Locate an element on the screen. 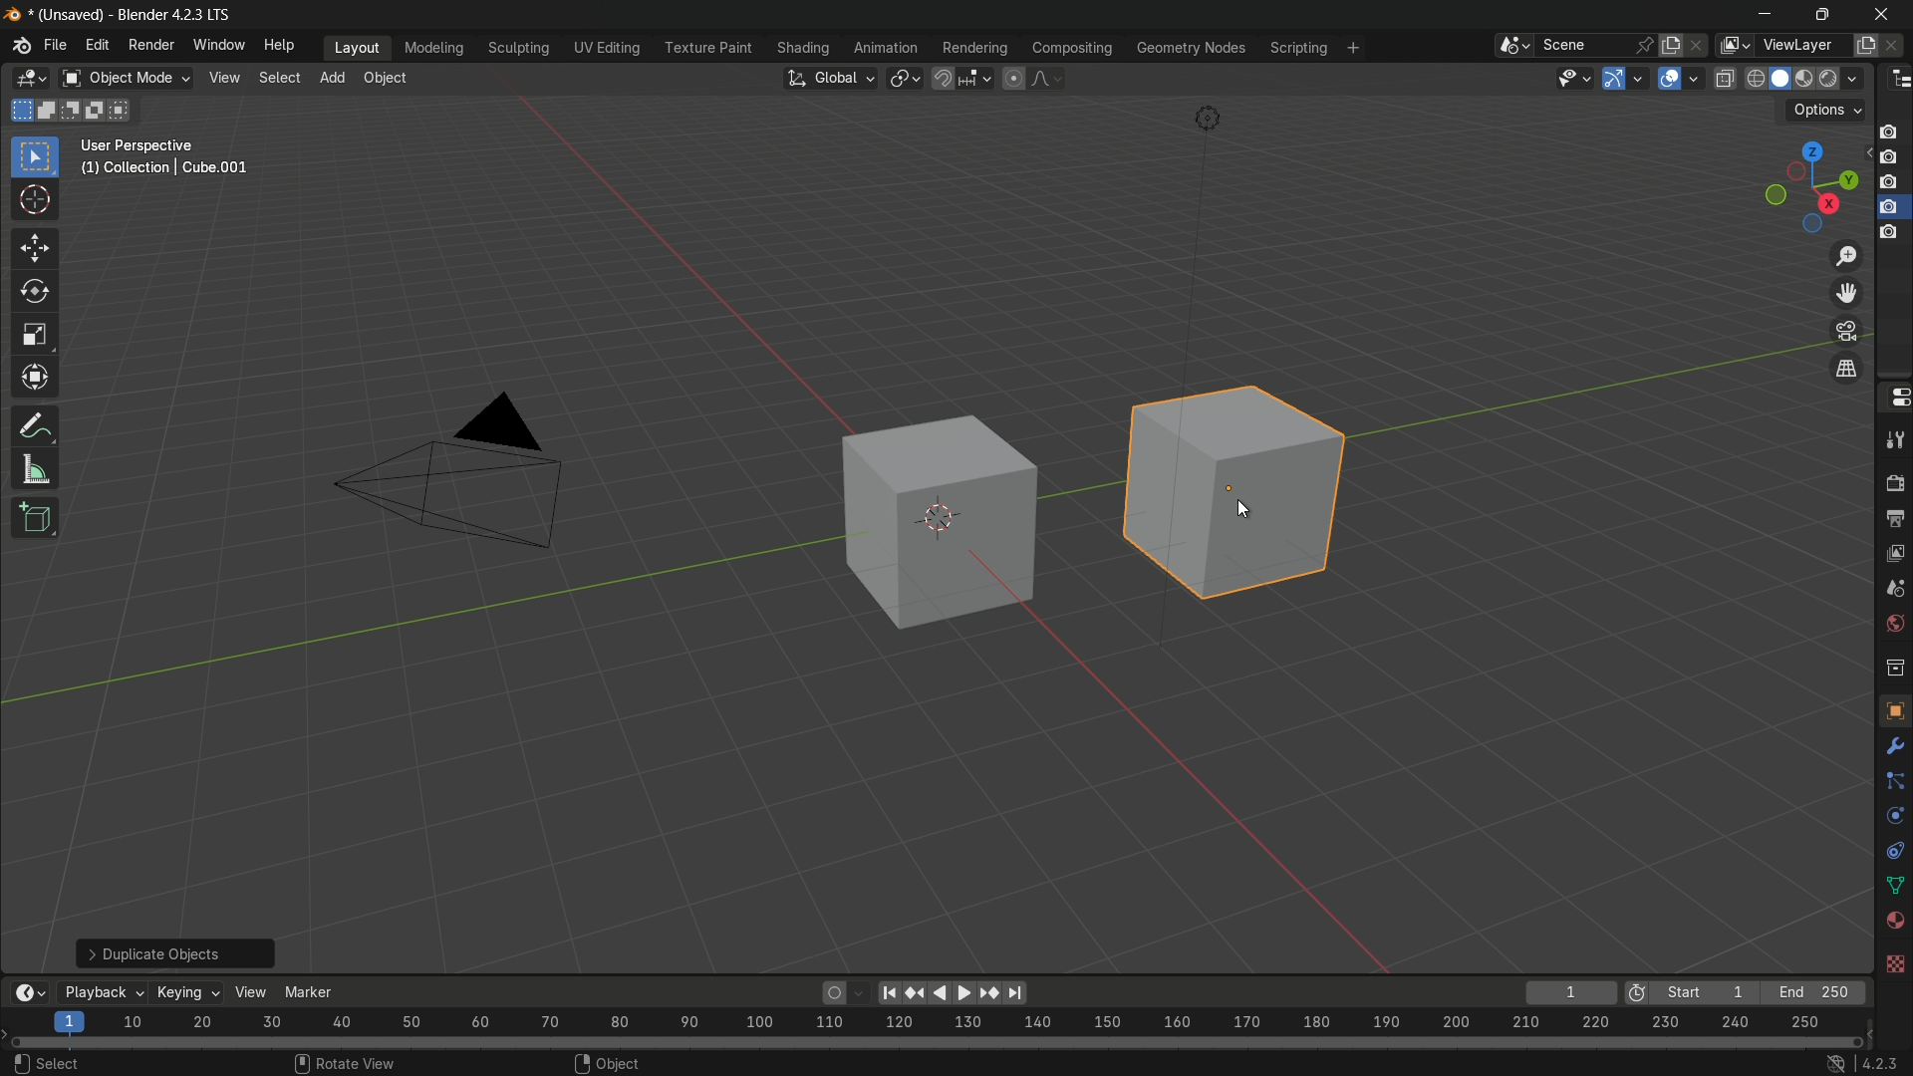 Image resolution: width=1913 pixels, height=1076 pixels. auto keying is located at coordinates (831, 995).